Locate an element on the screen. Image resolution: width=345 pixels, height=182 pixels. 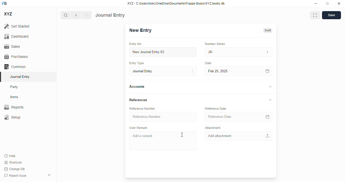
calendar icon is located at coordinates (268, 117).